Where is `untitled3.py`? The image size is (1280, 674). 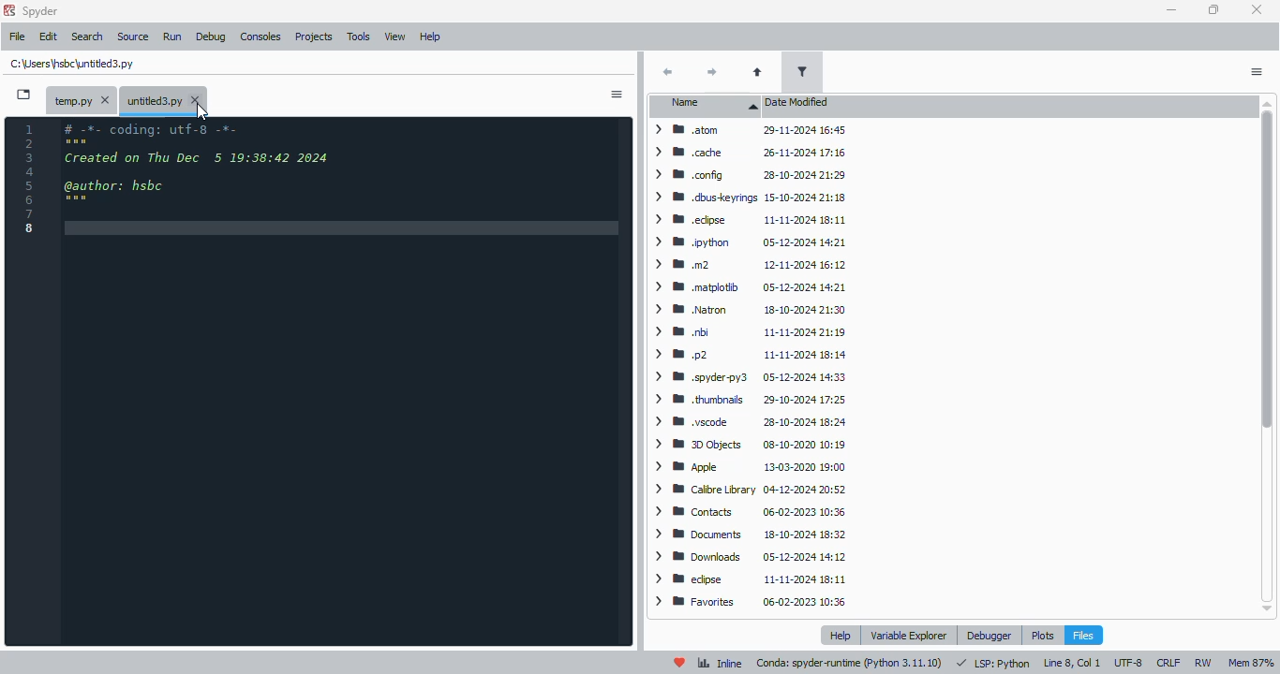
untitled3.py is located at coordinates (156, 100).